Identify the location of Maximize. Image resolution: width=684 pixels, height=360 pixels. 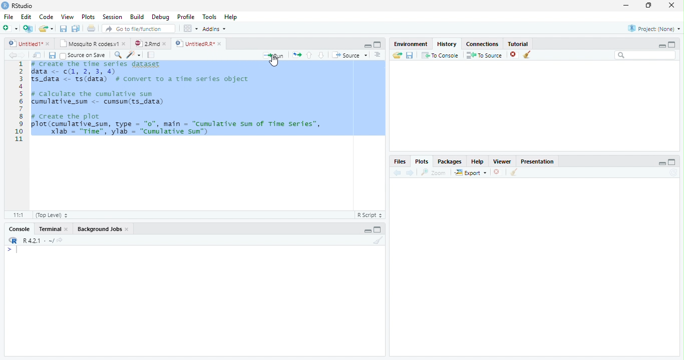
(671, 162).